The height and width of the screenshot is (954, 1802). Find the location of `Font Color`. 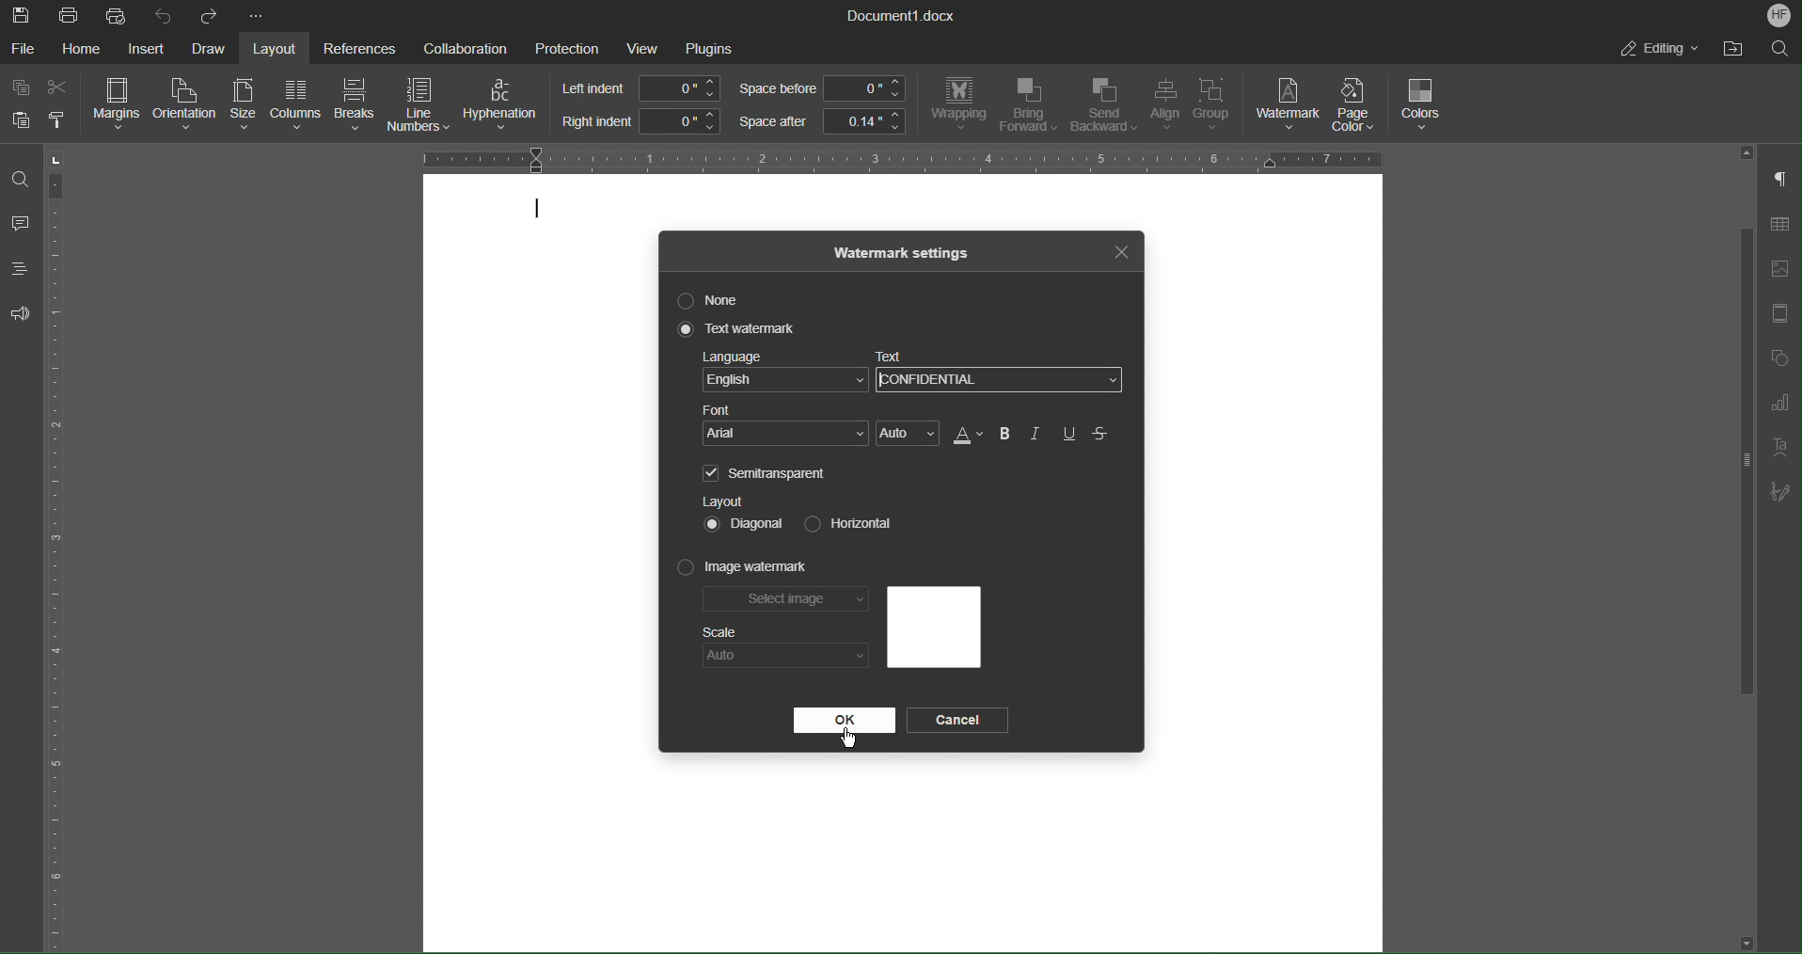

Font Color is located at coordinates (966, 435).